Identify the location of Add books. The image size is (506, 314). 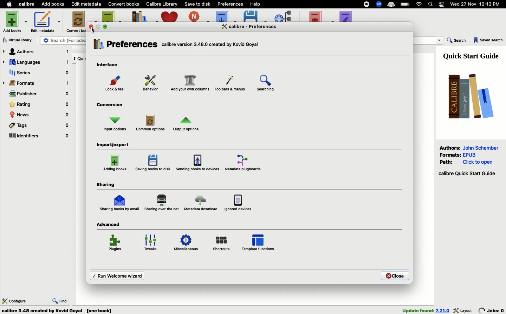
(16, 21).